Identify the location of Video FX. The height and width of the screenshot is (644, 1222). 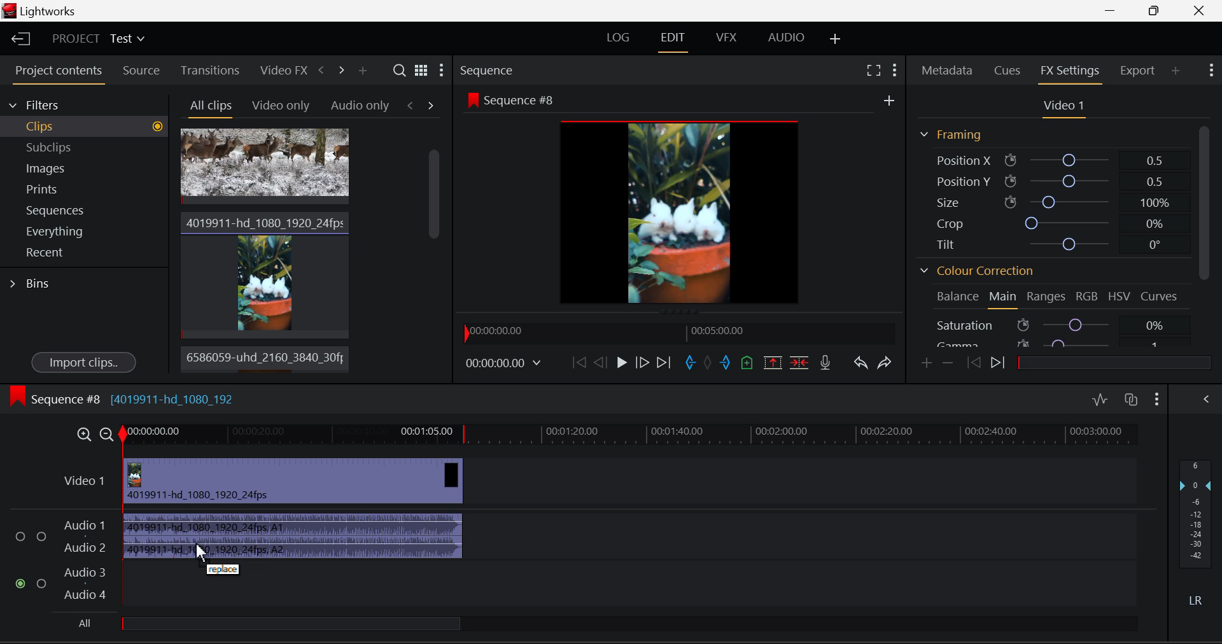
(281, 69).